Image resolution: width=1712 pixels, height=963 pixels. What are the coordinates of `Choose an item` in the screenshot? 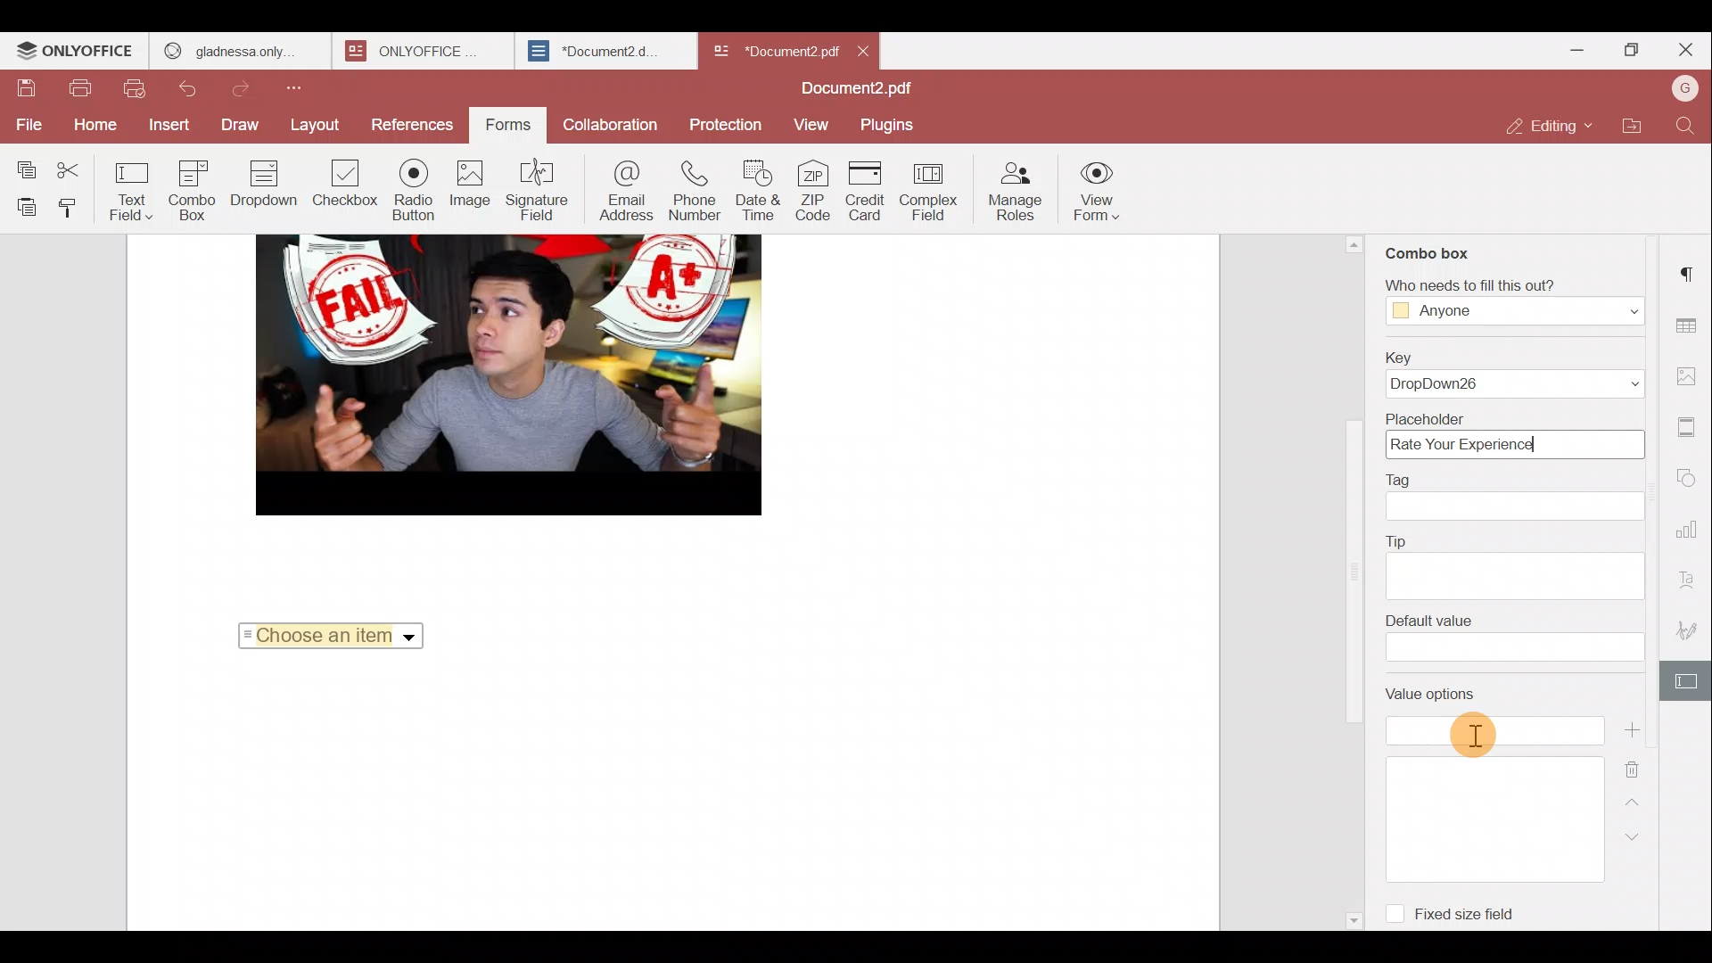 It's located at (333, 634).